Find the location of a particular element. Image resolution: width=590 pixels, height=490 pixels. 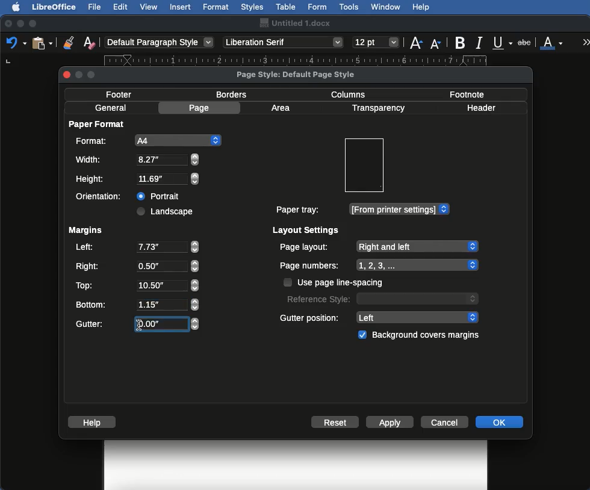

Help is located at coordinates (421, 7).